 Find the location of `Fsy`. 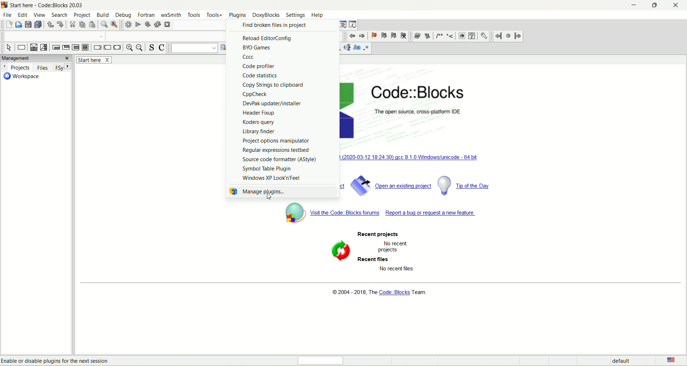

Fsy is located at coordinates (62, 67).